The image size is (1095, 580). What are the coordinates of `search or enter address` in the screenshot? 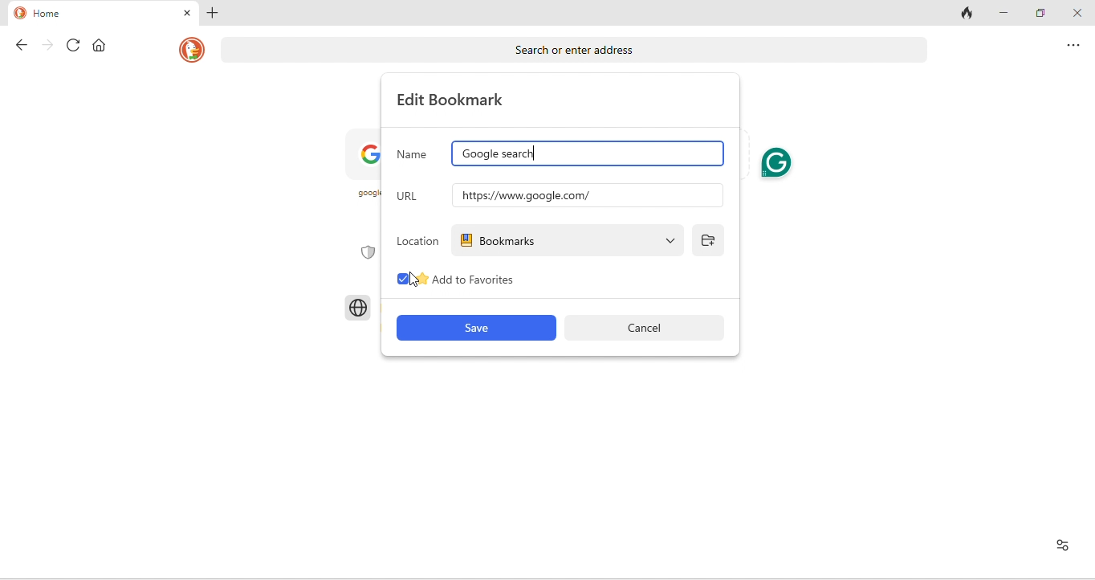 It's located at (573, 49).